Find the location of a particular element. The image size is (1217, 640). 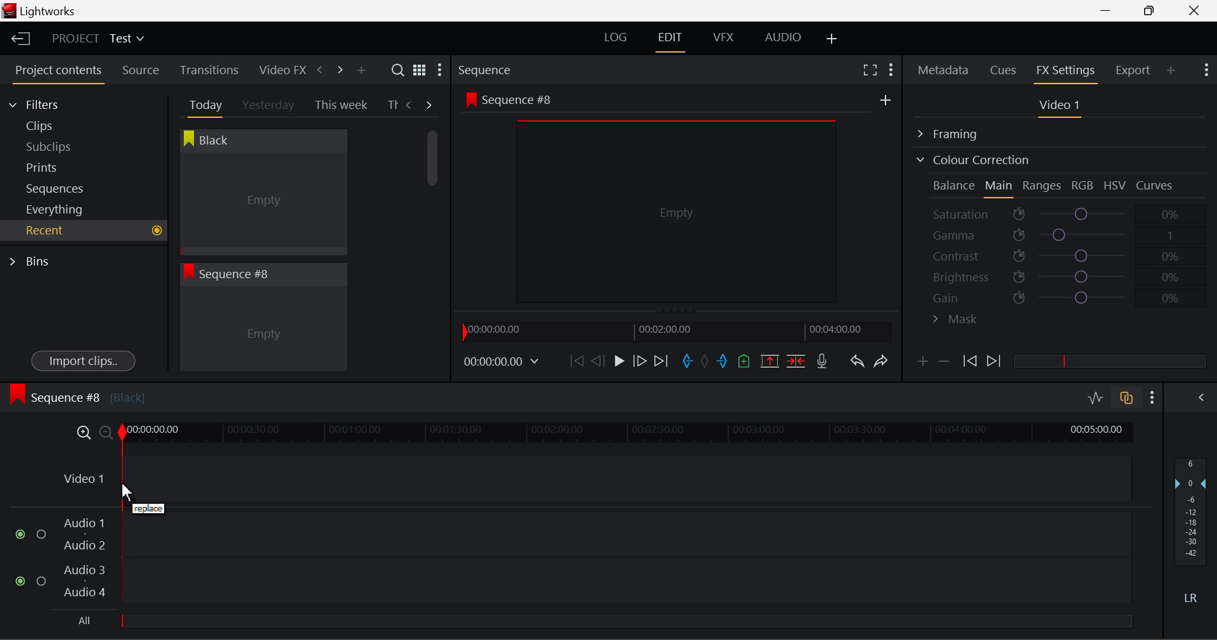

Gamma is located at coordinates (1062, 235).